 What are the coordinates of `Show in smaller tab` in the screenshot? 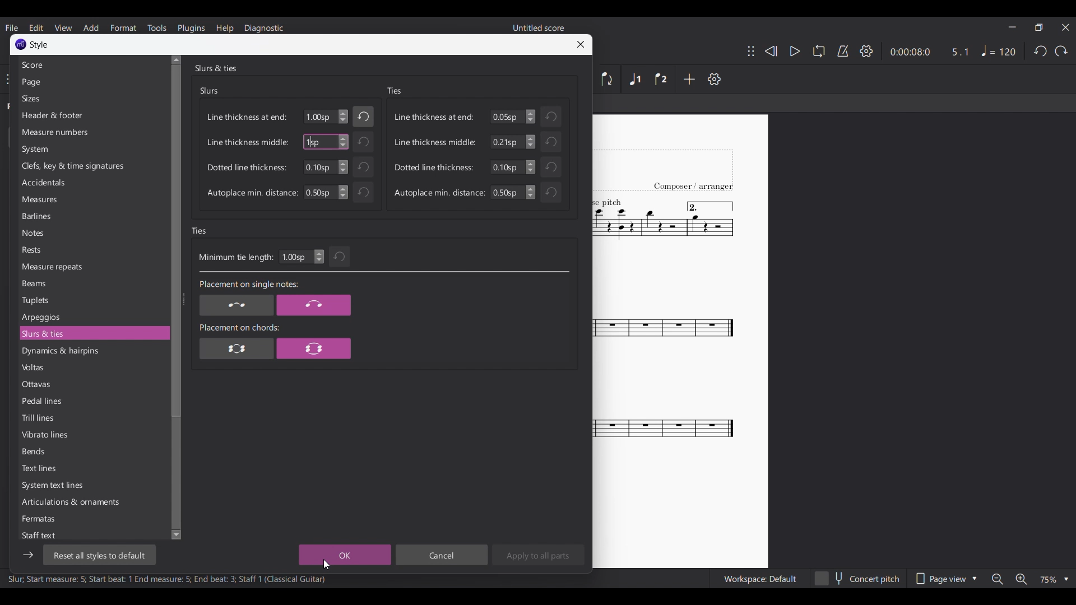 It's located at (1039, 27).